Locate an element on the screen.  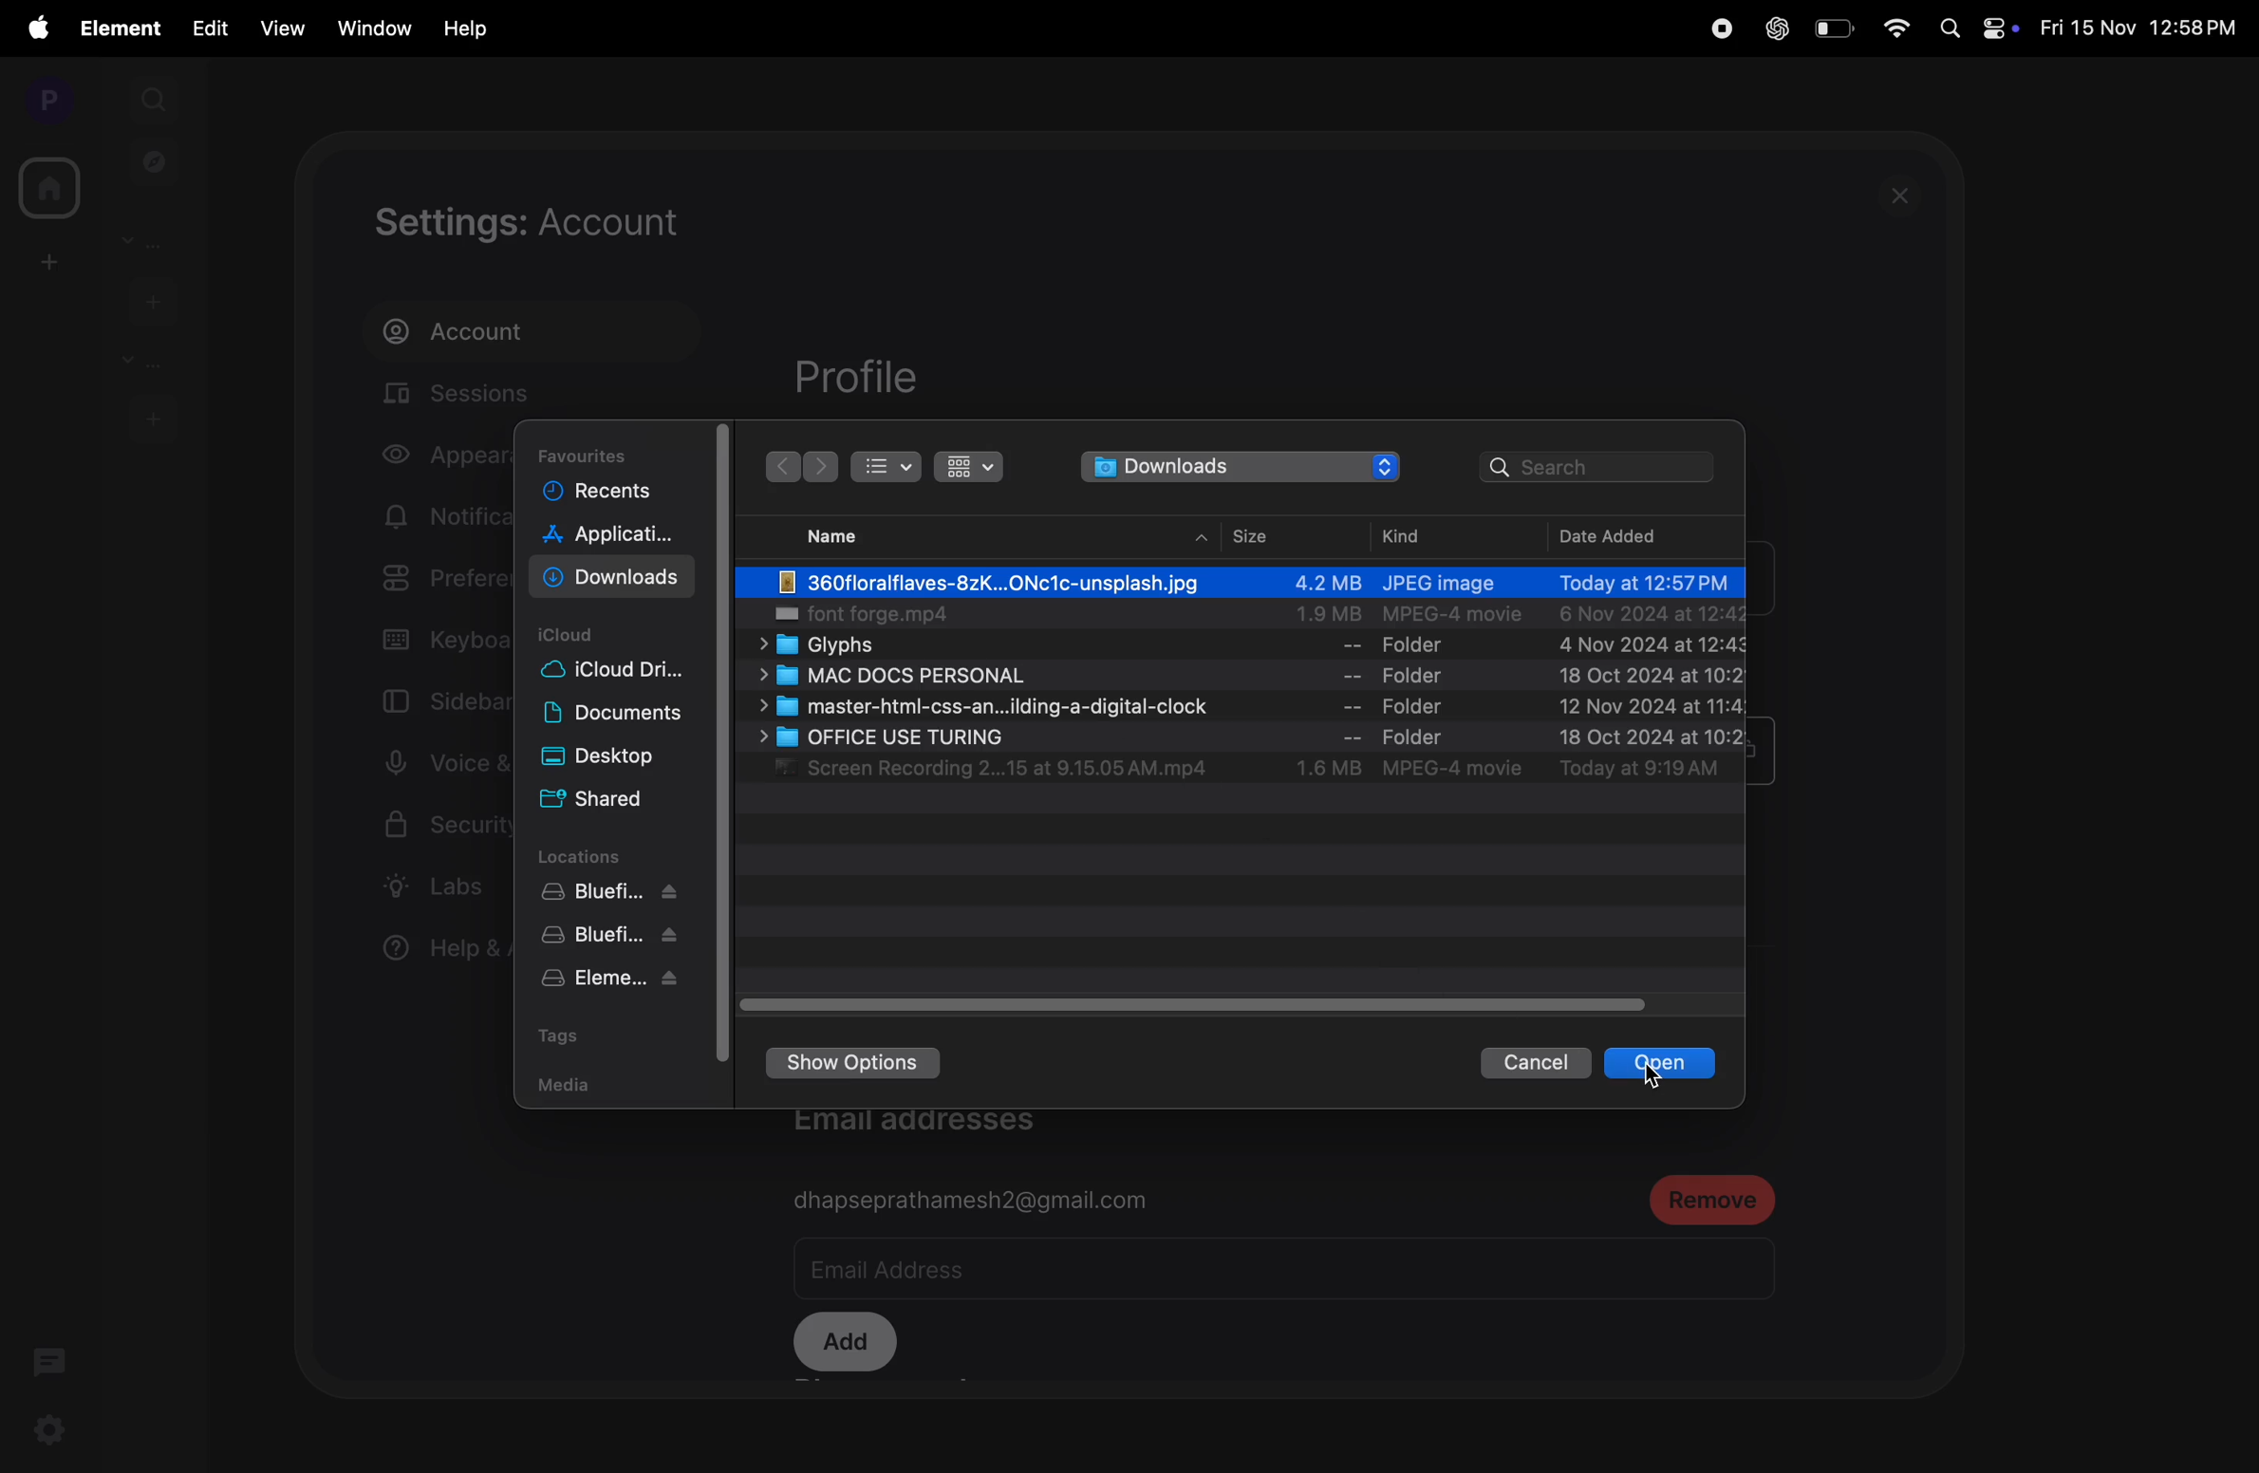
Help is located at coordinates (468, 28).